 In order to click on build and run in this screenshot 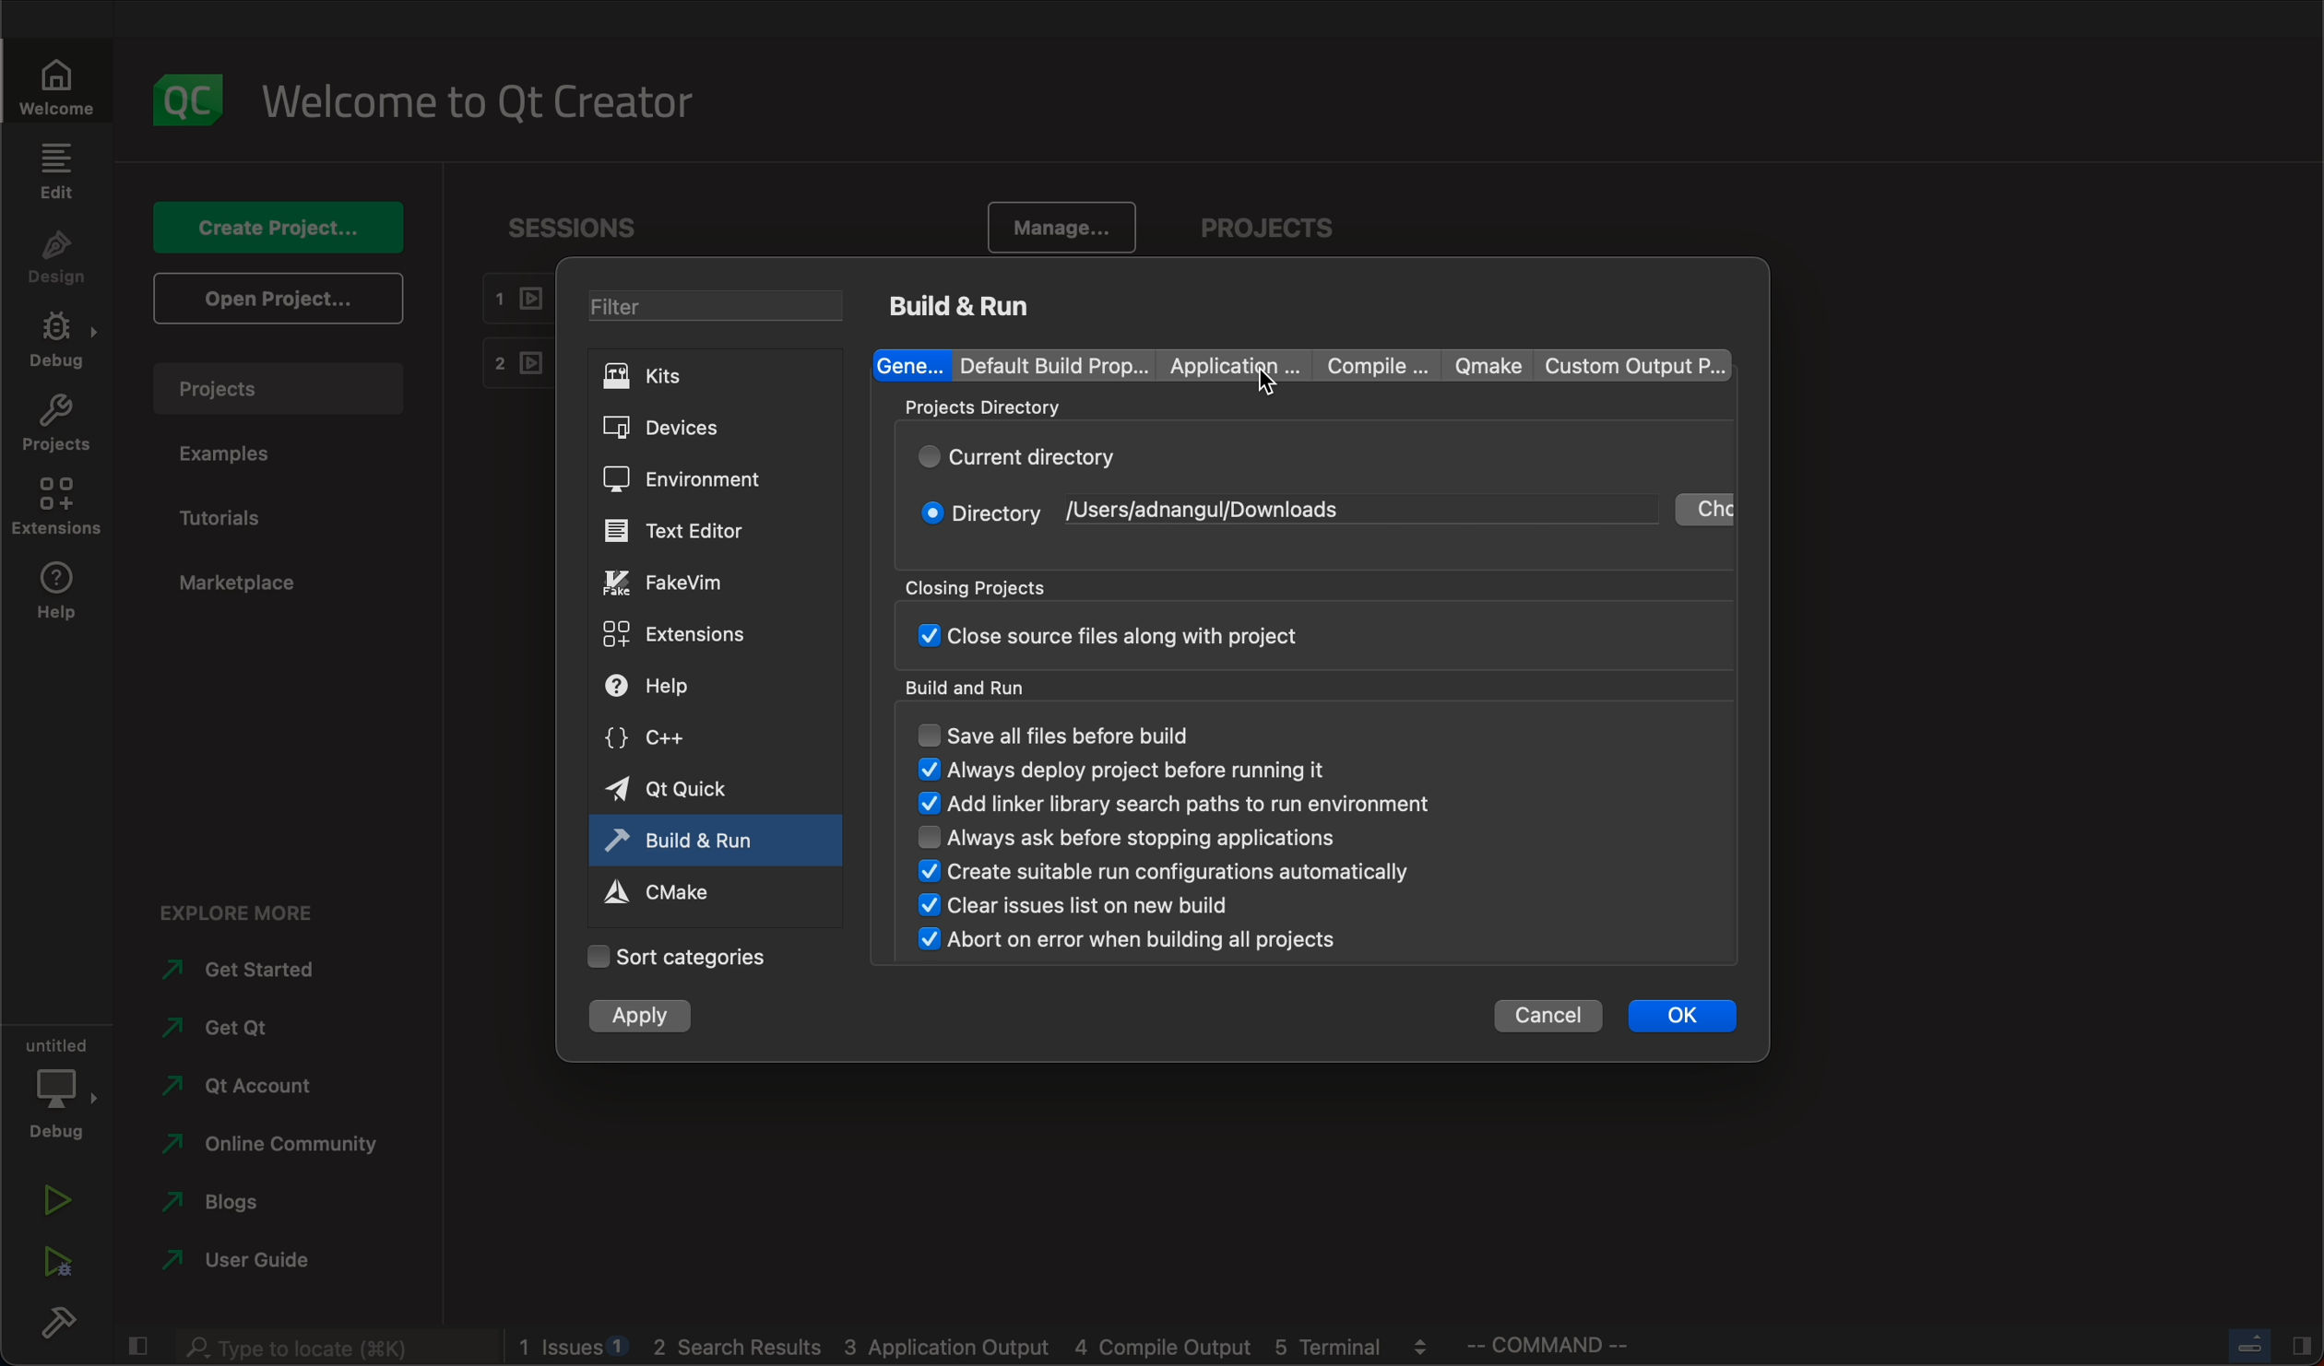, I will do `click(966, 304)`.